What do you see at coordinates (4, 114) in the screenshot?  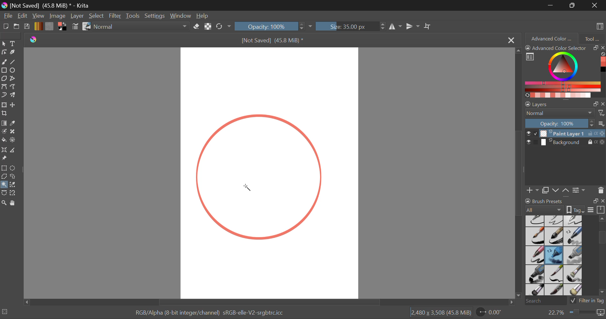 I see `Crop a layer` at bounding box center [4, 114].